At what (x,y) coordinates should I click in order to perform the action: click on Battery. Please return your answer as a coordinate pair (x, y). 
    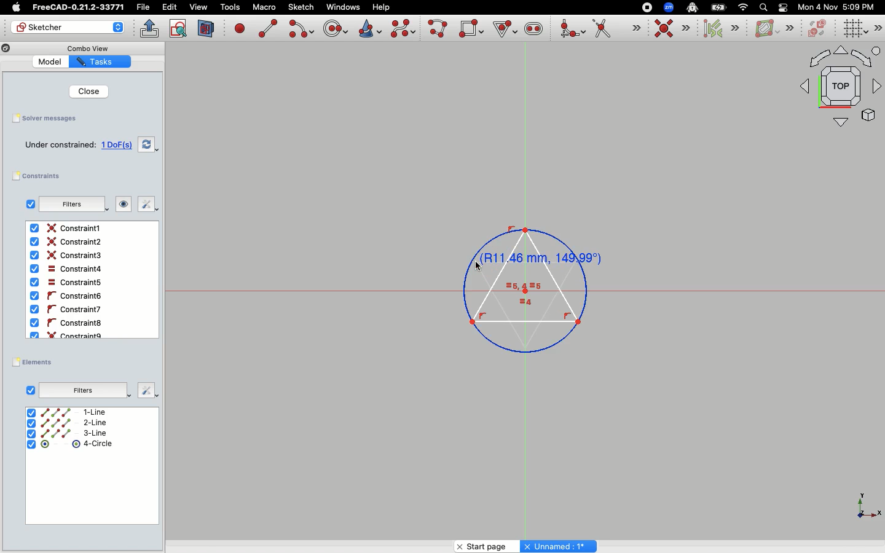
    Looking at the image, I should click on (719, 7).